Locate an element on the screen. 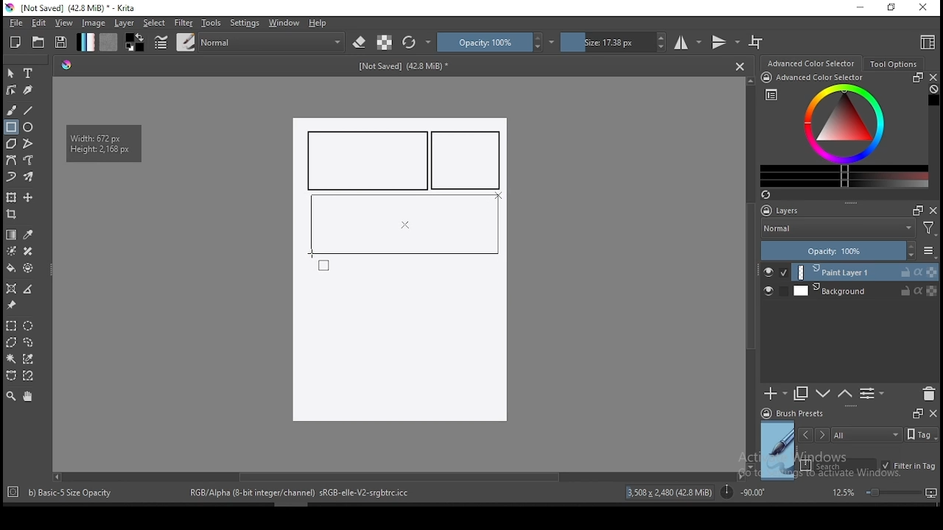 The width and height of the screenshot is (943, 530). new rectangle is located at coordinates (368, 160).